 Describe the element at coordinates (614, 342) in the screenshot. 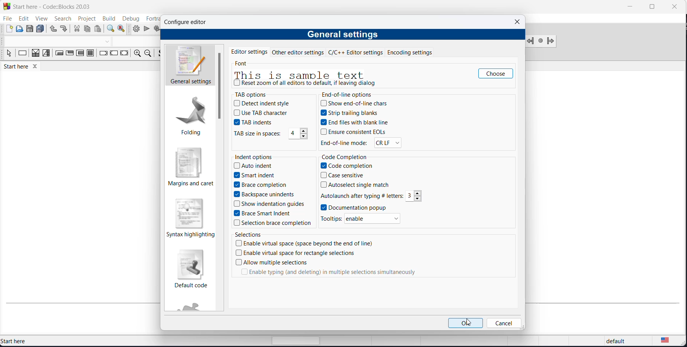

I see `default` at that location.